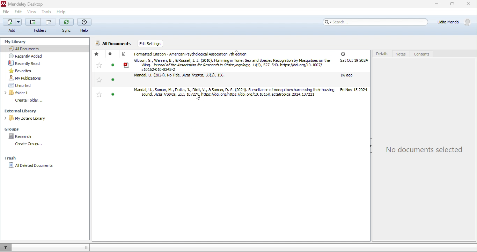 This screenshot has width=477, height=252. Describe the element at coordinates (7, 13) in the screenshot. I see `file` at that location.